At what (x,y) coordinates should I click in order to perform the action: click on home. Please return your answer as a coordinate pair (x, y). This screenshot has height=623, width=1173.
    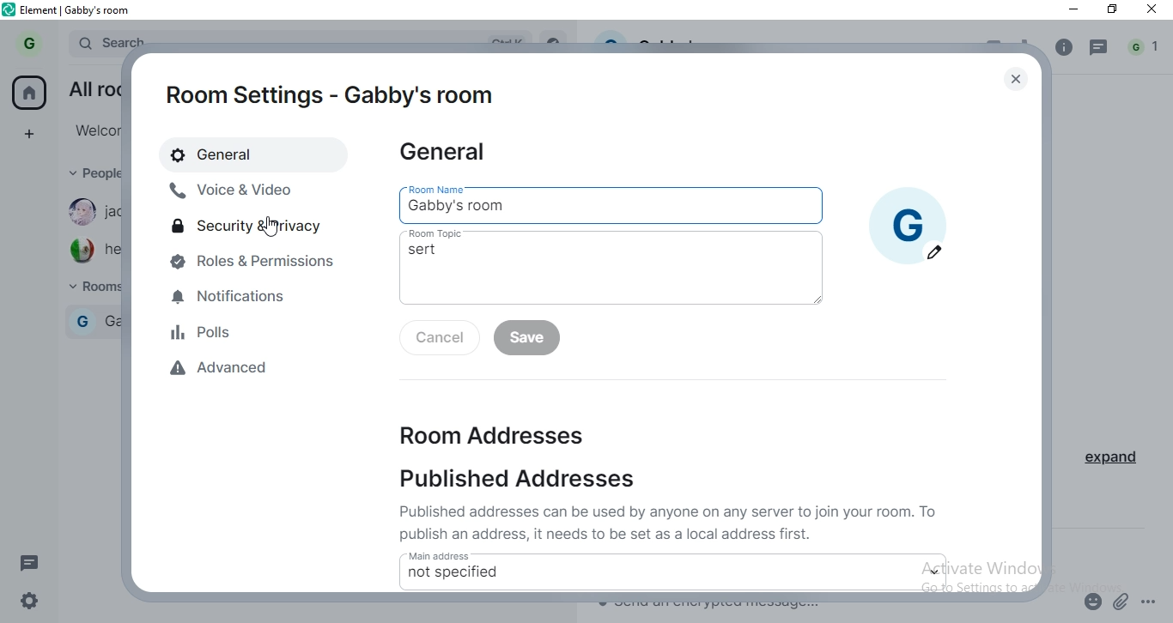
    Looking at the image, I should click on (28, 92).